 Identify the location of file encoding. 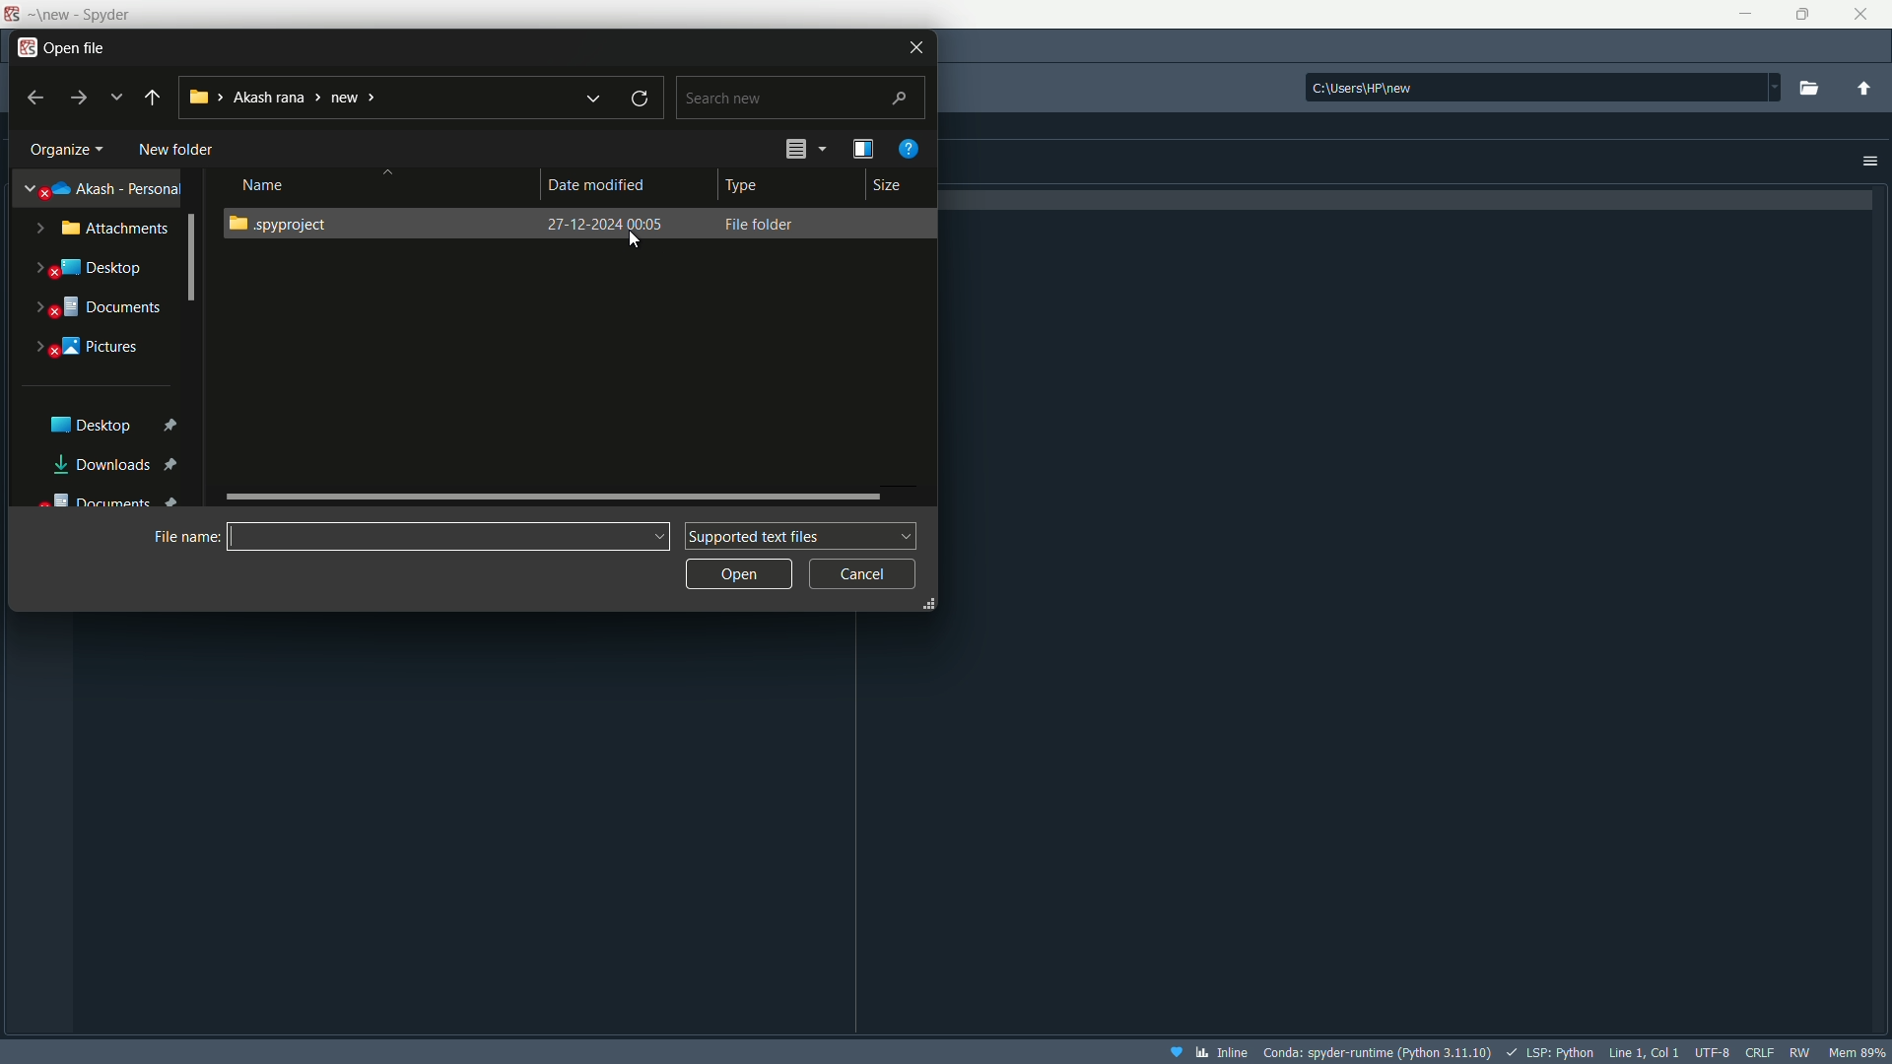
(1713, 1052).